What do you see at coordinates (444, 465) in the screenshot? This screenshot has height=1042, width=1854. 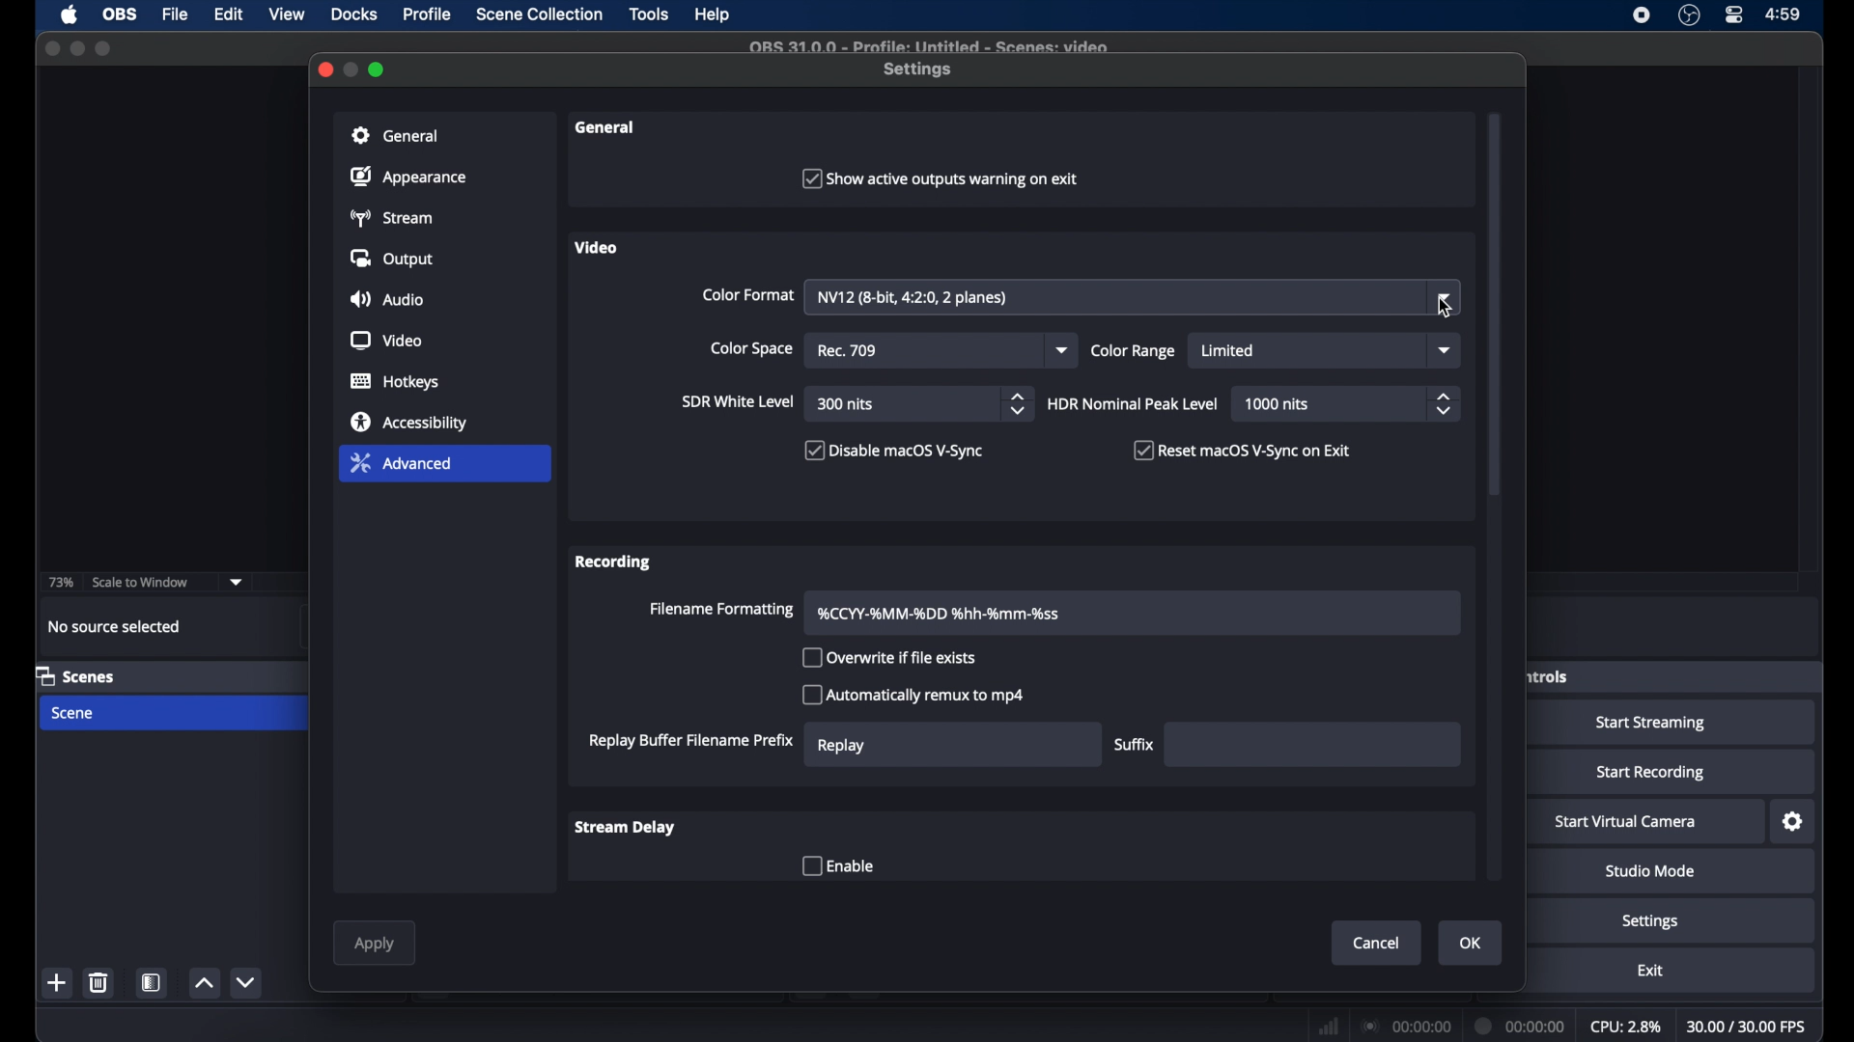 I see `advanced` at bounding box center [444, 465].